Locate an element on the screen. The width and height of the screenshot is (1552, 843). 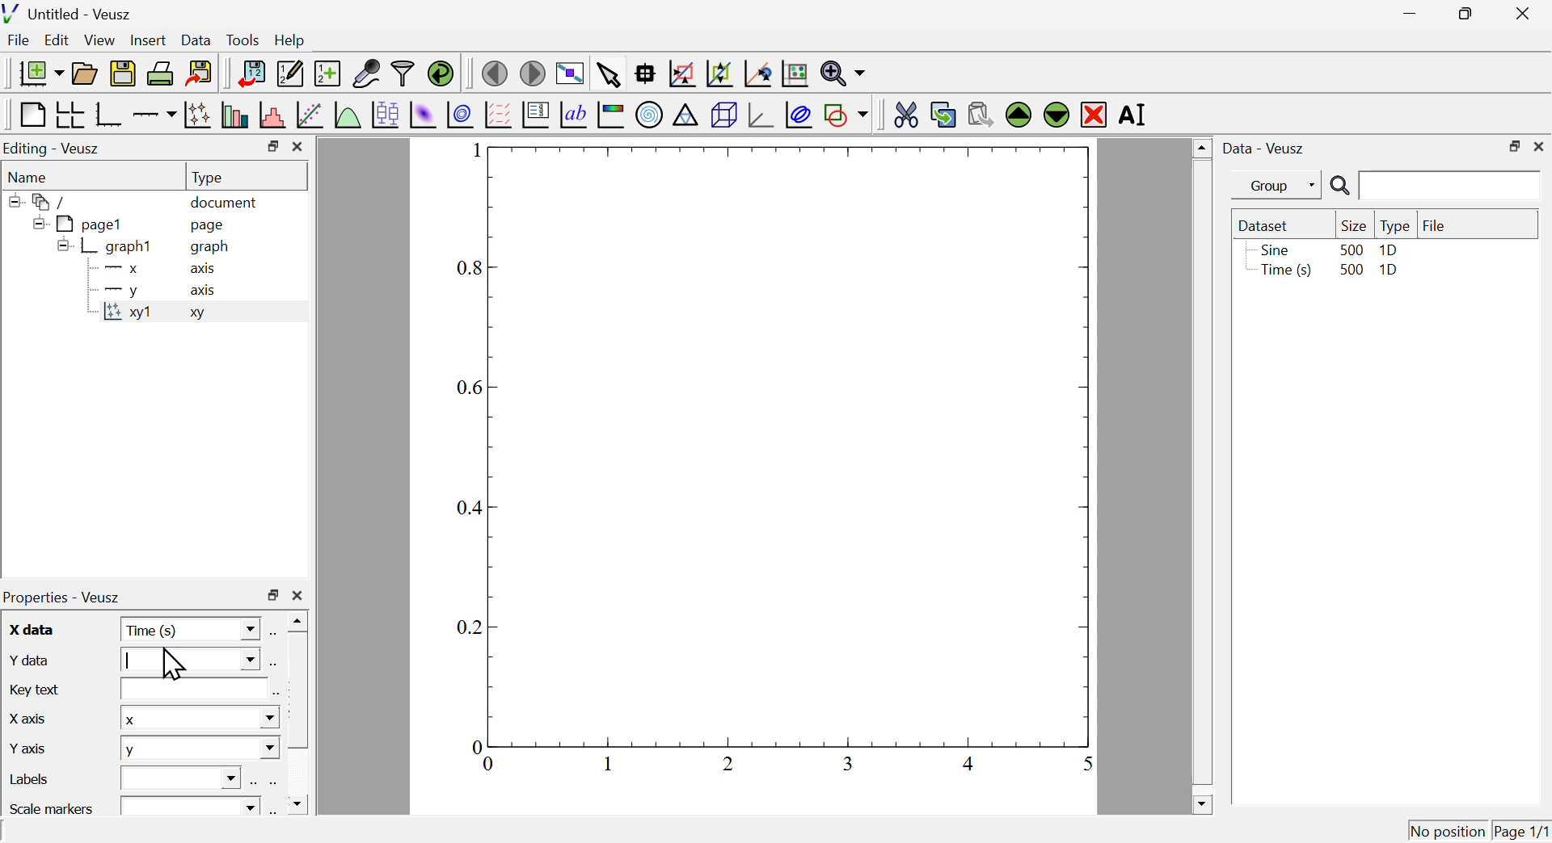
tools is located at coordinates (244, 39).